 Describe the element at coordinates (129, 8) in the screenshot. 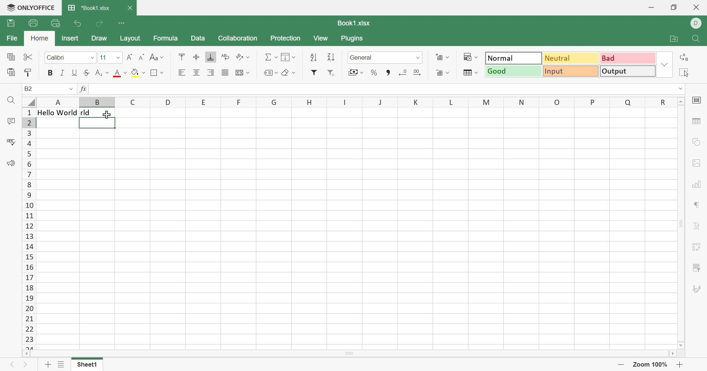

I see `Close` at that location.